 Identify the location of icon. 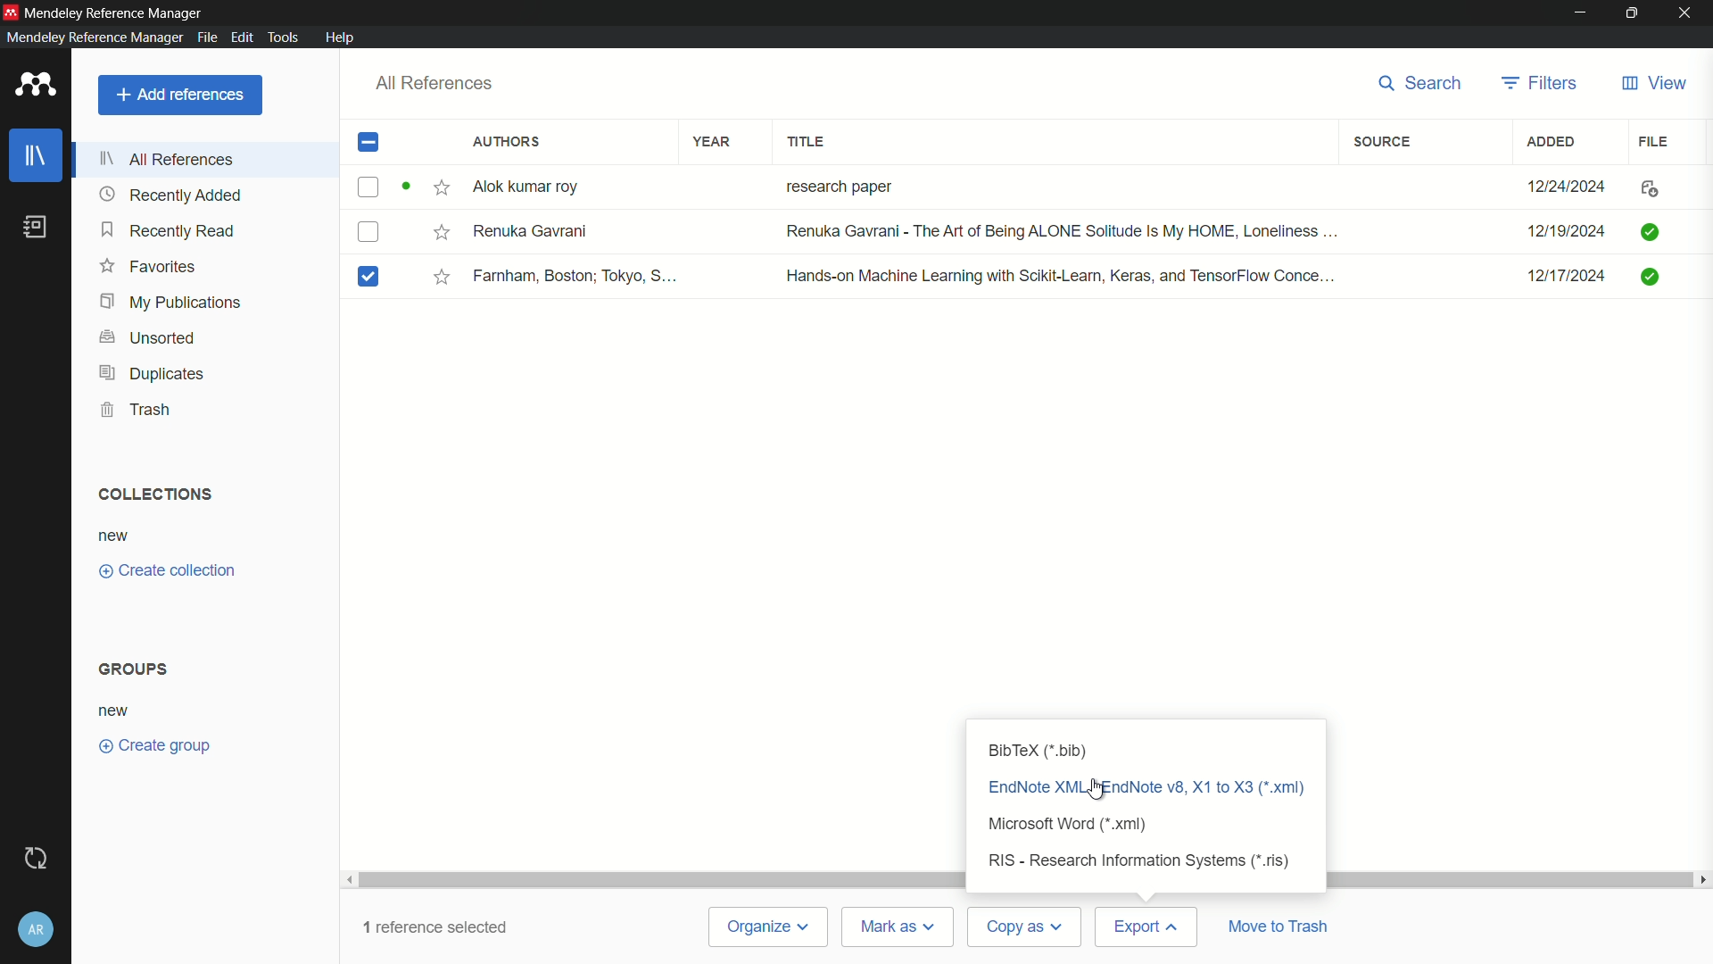
(1649, 188).